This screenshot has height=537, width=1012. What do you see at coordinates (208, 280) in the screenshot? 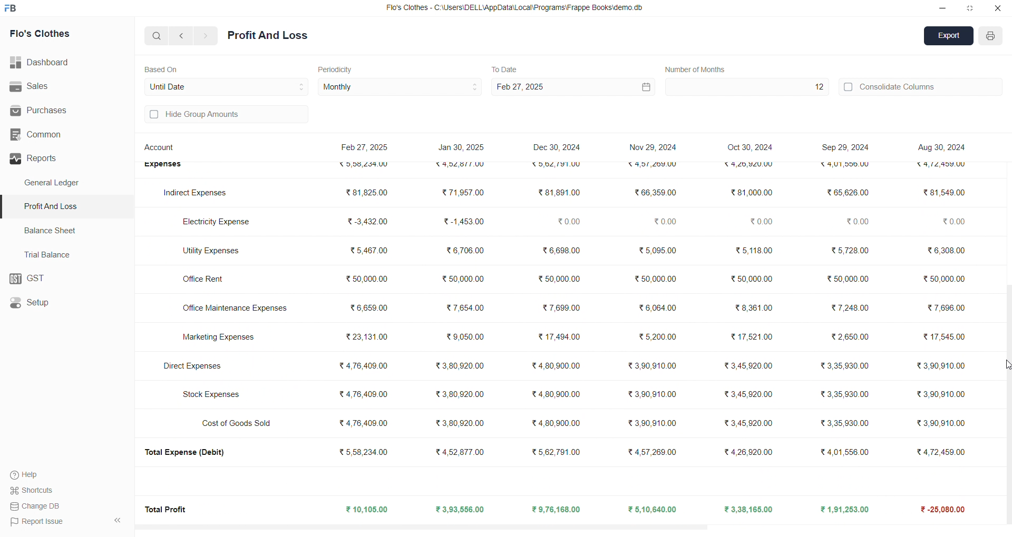
I see `Office Rent` at bounding box center [208, 280].